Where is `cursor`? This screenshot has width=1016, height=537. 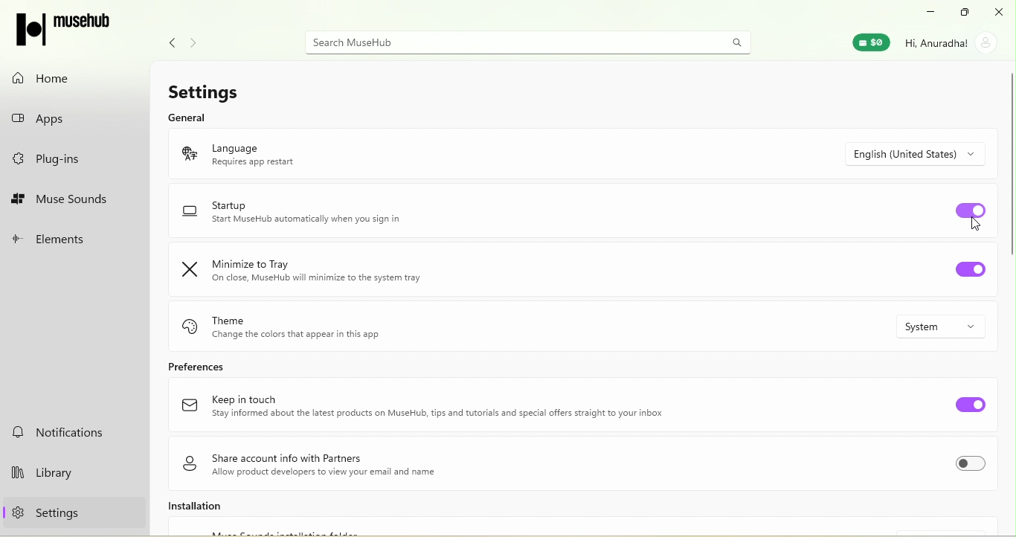
cursor is located at coordinates (974, 224).